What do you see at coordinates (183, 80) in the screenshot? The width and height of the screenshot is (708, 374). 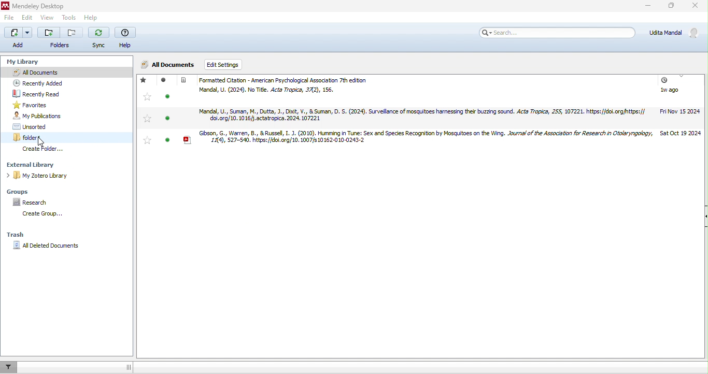 I see `Document logo` at bounding box center [183, 80].